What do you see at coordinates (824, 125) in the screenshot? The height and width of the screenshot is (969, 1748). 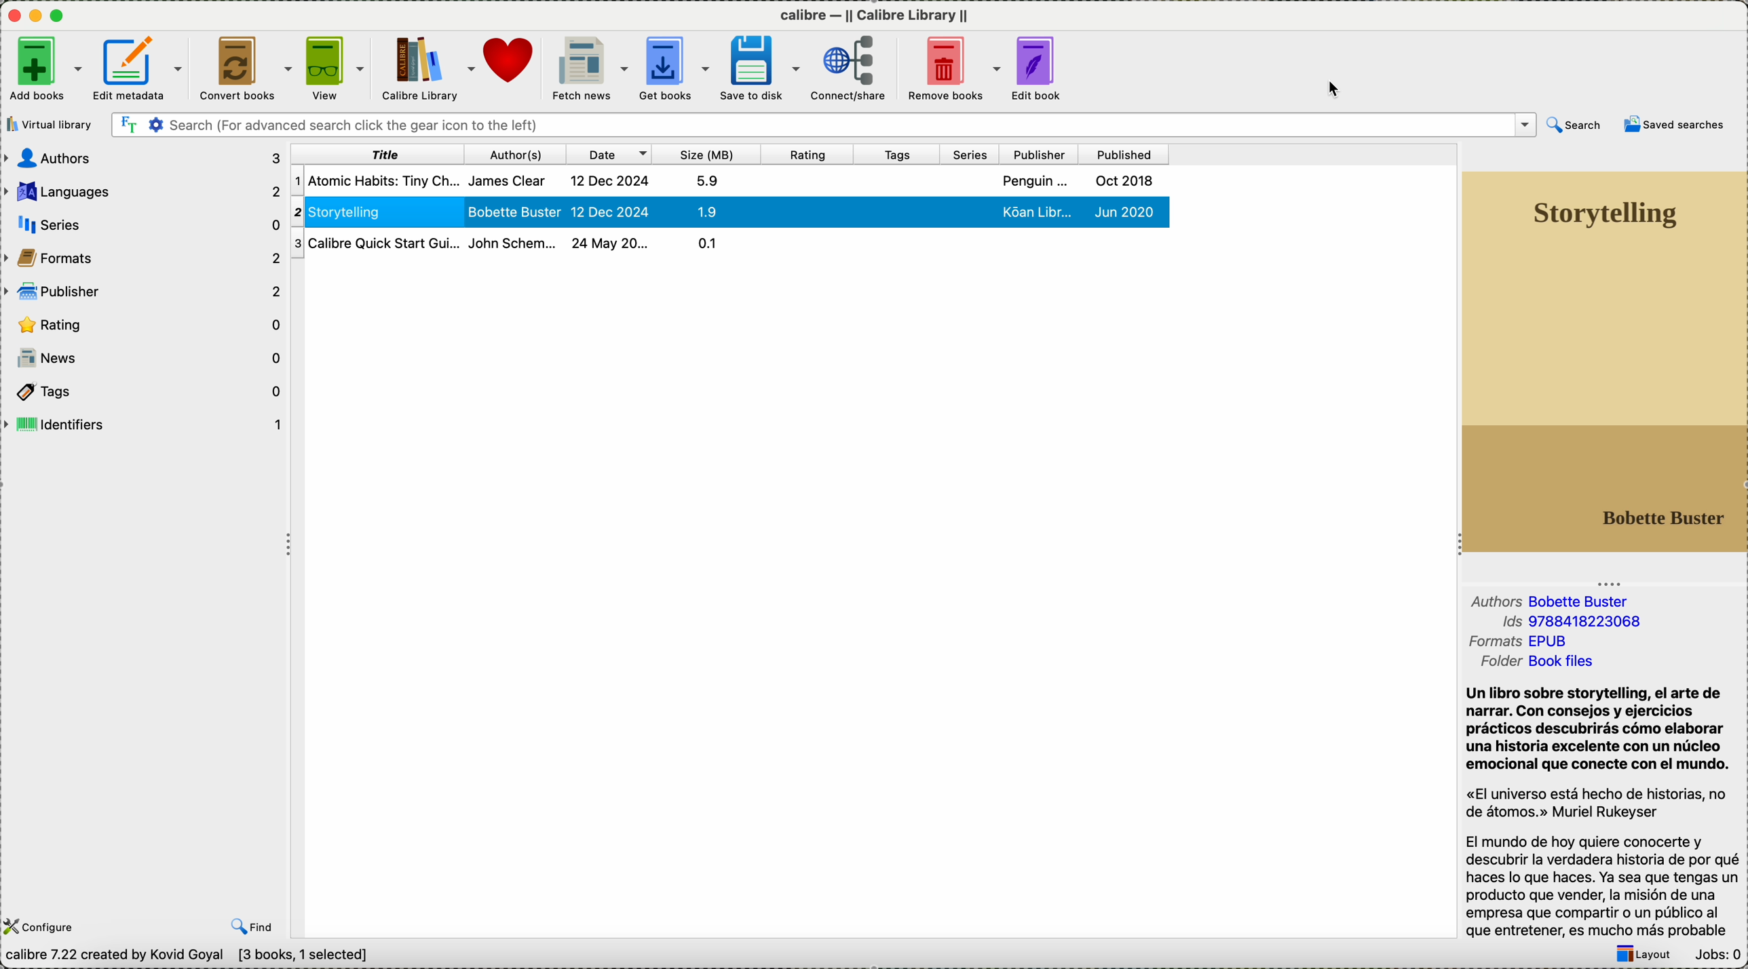 I see `search bar` at bounding box center [824, 125].